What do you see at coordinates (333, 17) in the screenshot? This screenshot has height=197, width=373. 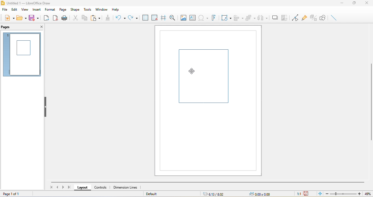 I see `insert line` at bounding box center [333, 17].